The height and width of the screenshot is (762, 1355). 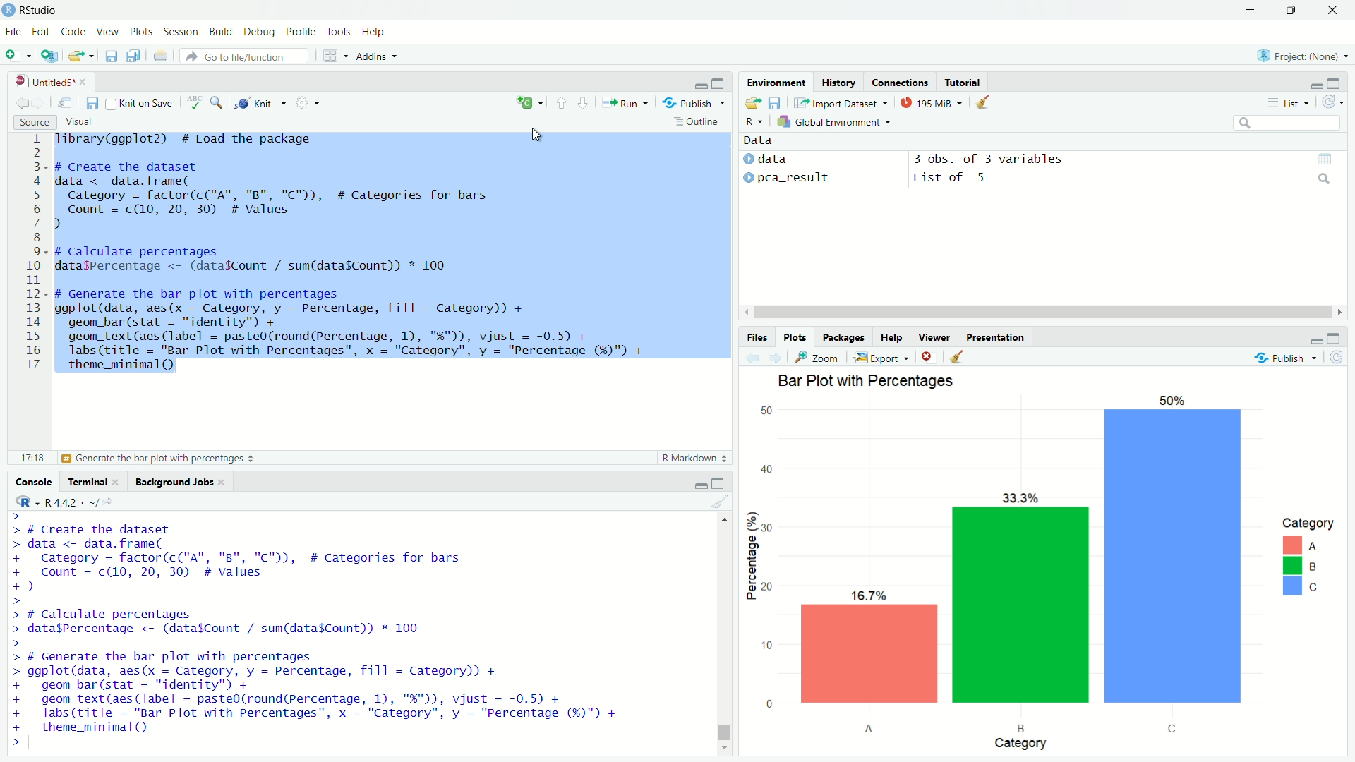 I want to click on list of 5, so click(x=1125, y=178).